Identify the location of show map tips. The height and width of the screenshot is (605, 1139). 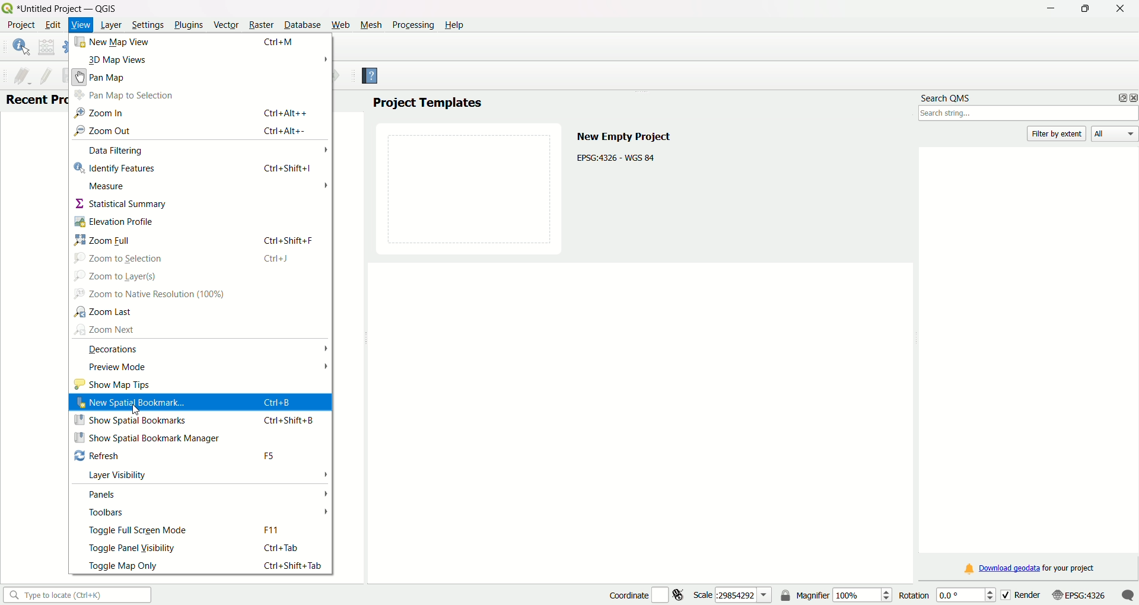
(111, 384).